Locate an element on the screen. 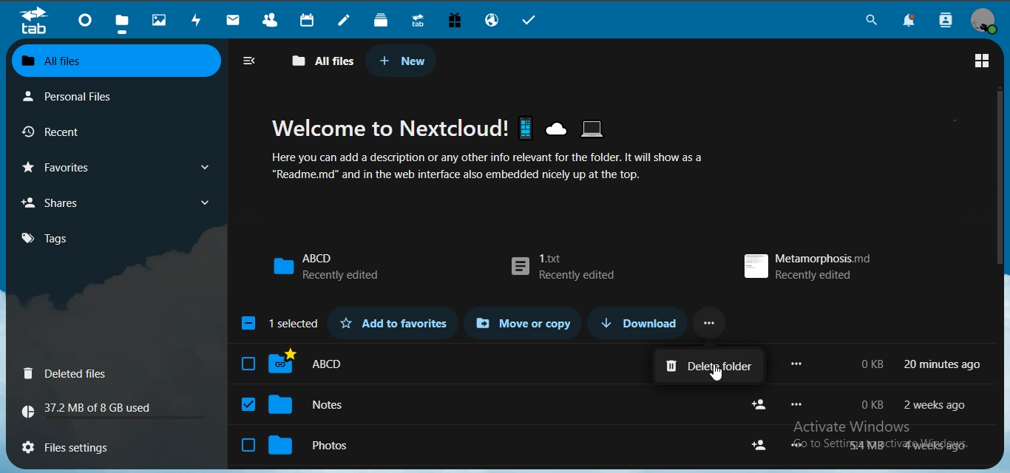  delete folder is located at coordinates (711, 367).